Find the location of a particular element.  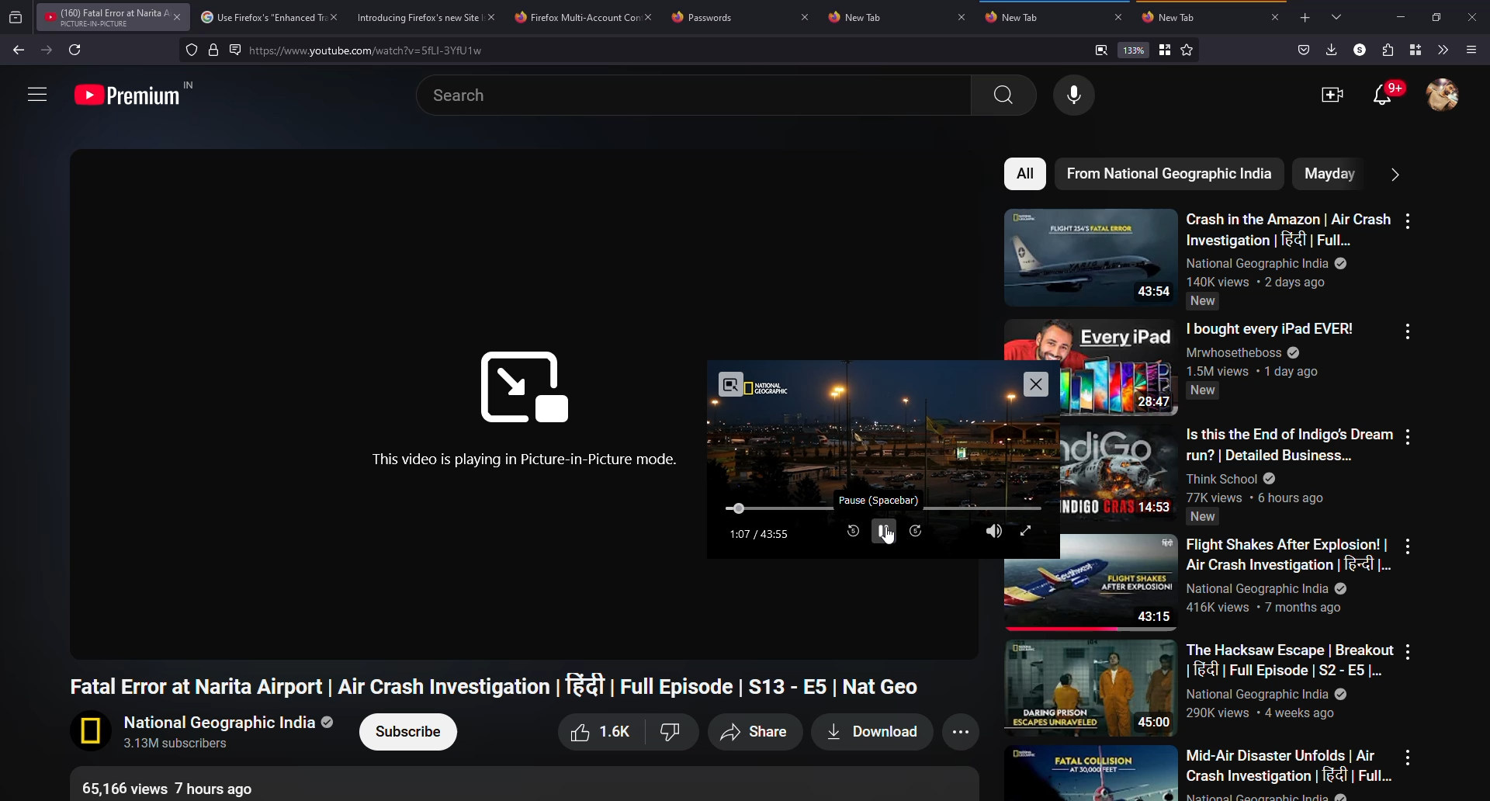

subscribe is located at coordinates (410, 732).